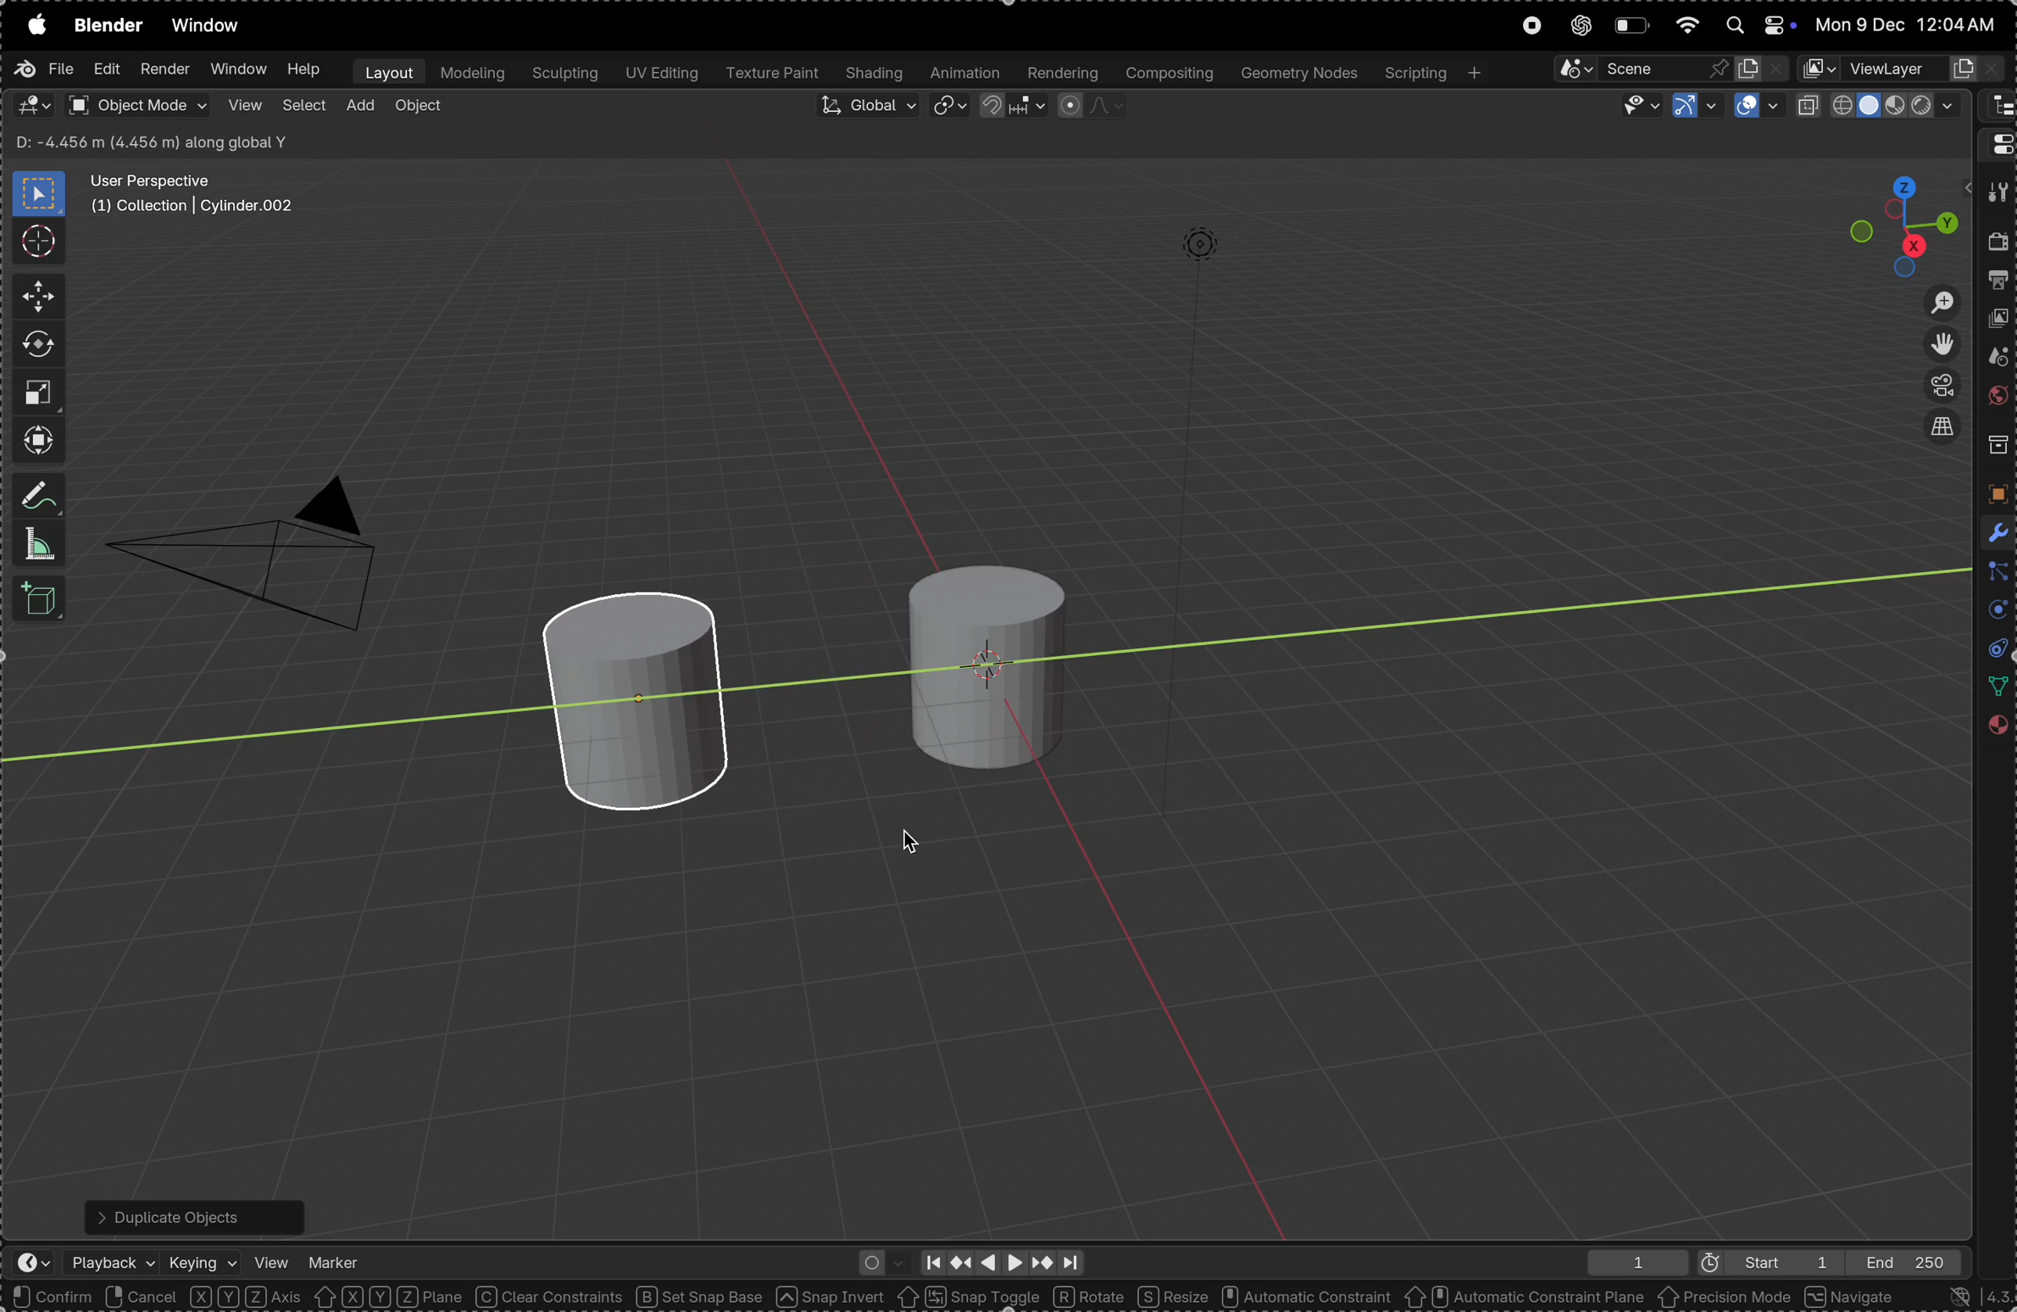 This screenshot has width=2017, height=1312. What do you see at coordinates (1997, 107) in the screenshot?
I see `editor type` at bounding box center [1997, 107].